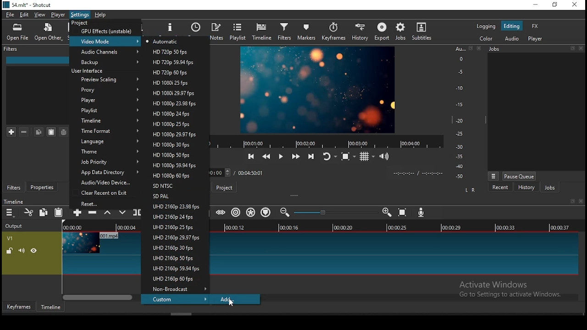 This screenshot has width=587, height=330. I want to click on reset, so click(106, 204).